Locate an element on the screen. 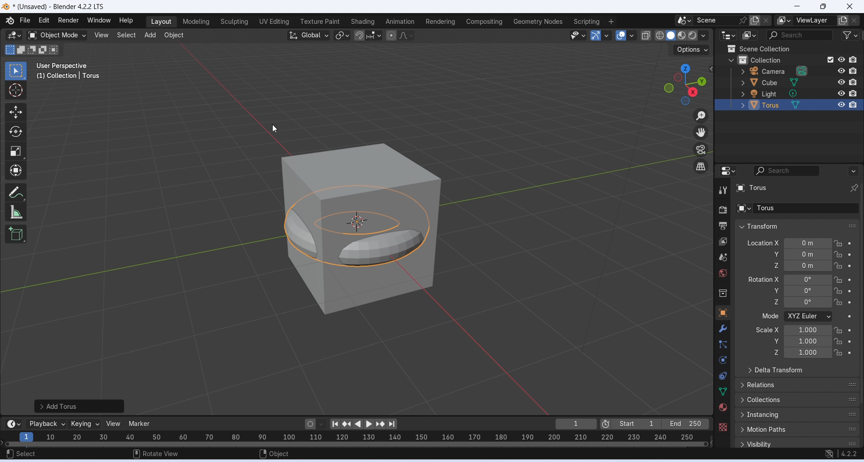 This screenshot has height=462, width=864. add scene is located at coordinates (755, 21).